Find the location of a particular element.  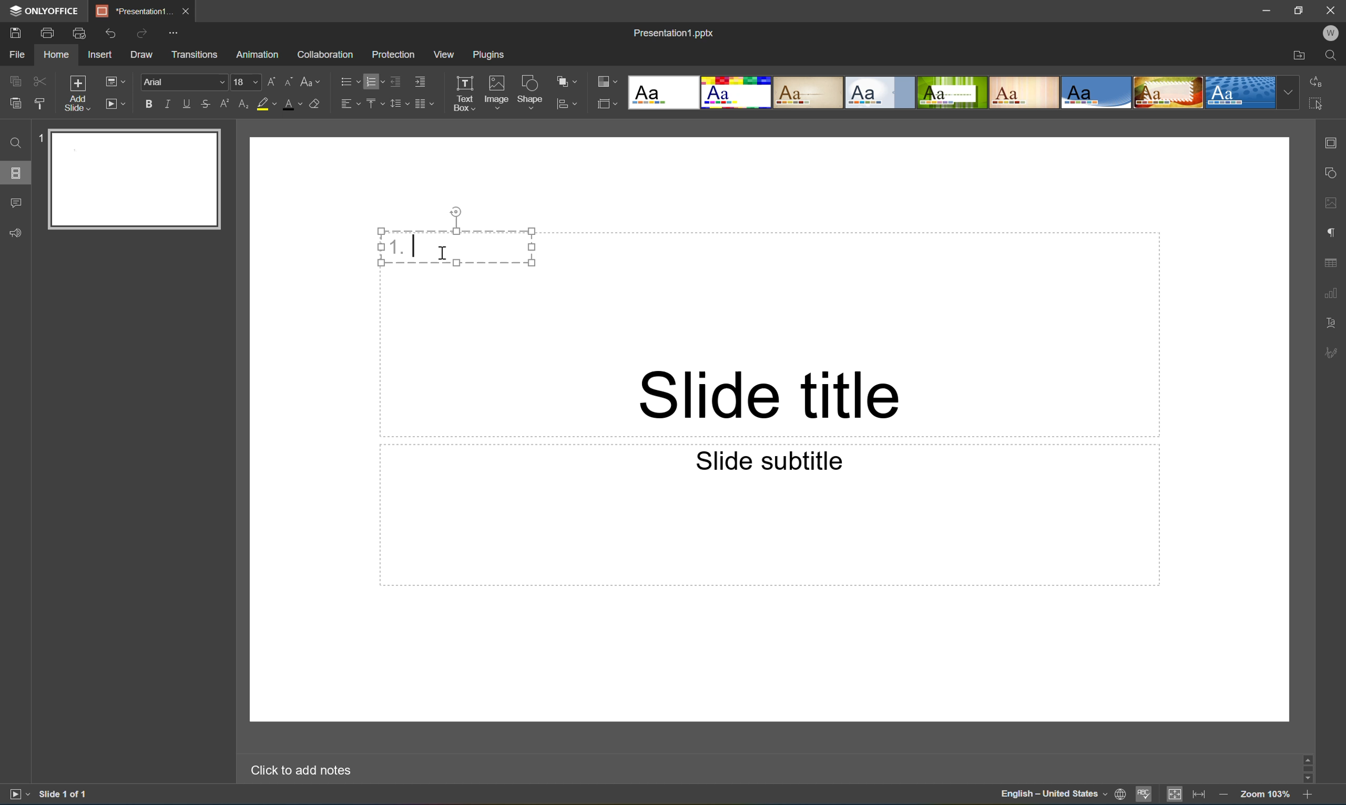

Image settings is located at coordinates (1332, 204).